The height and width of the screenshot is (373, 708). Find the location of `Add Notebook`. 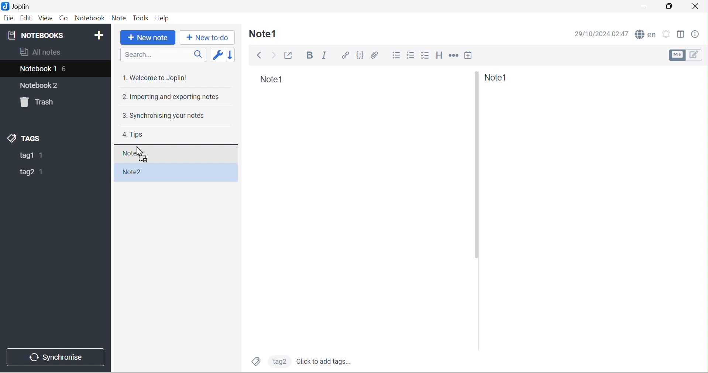

Add Notebook is located at coordinates (101, 36).